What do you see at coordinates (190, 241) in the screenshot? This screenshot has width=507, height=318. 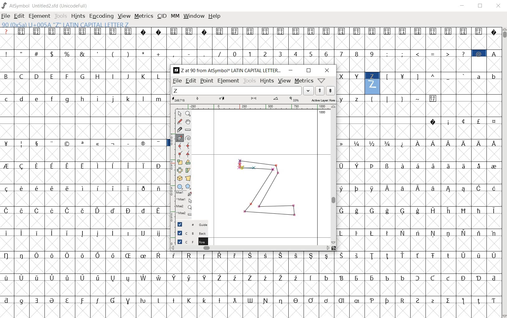 I see `Foreground` at bounding box center [190, 241].